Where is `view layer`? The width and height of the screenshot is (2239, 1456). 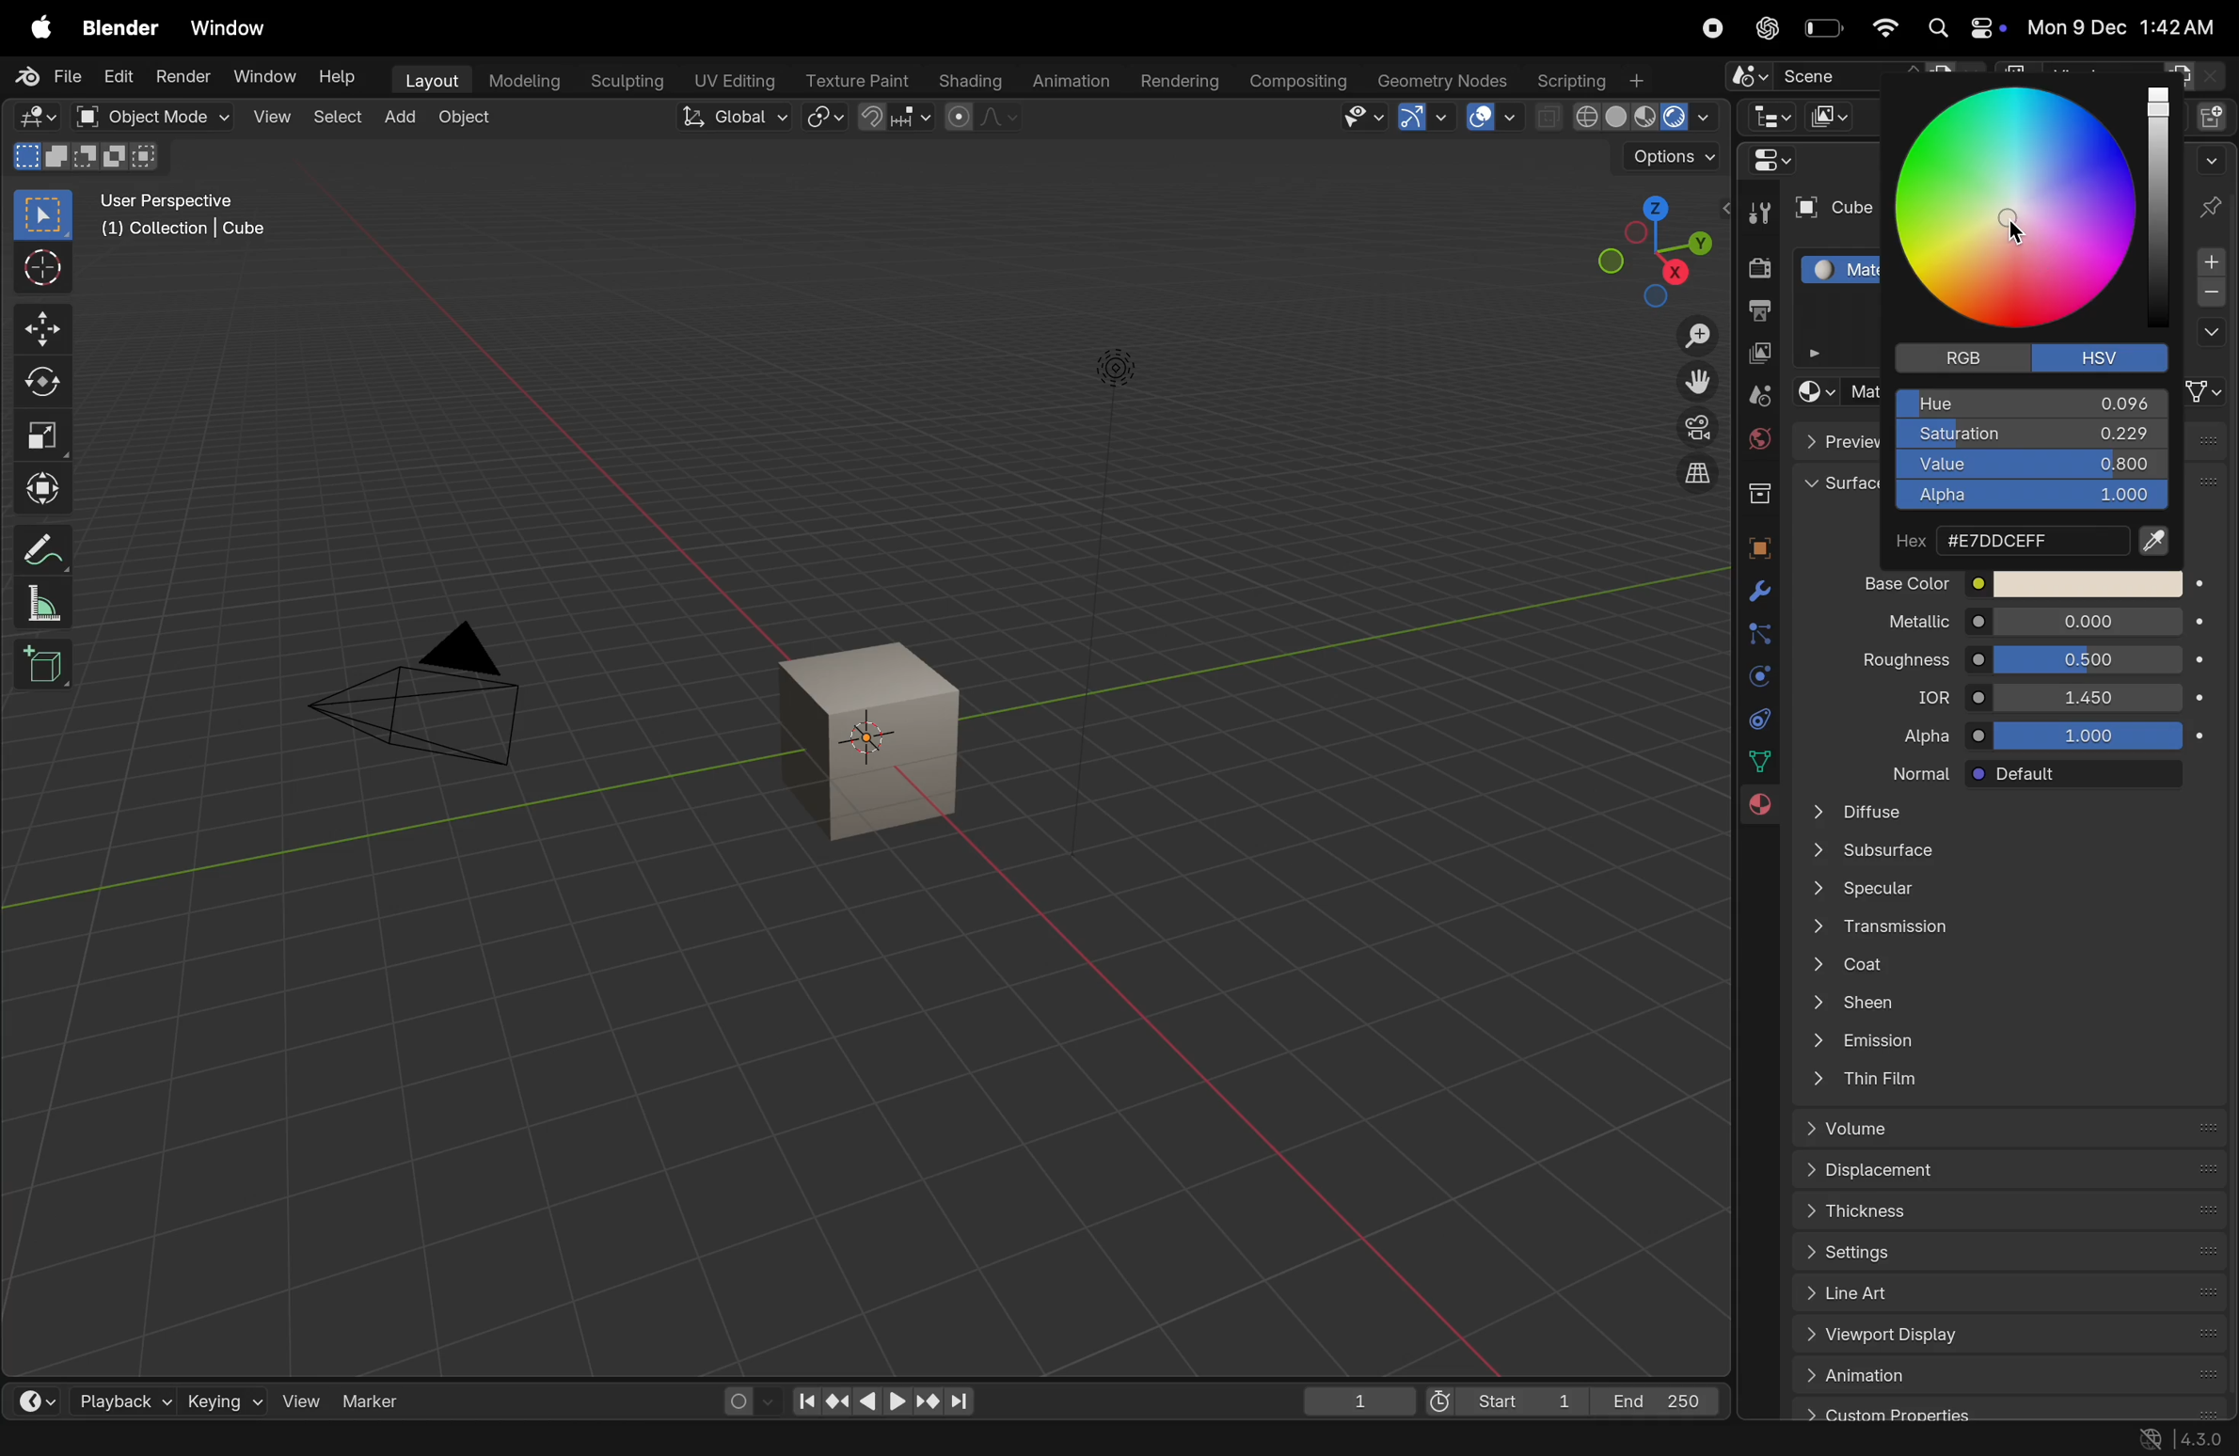
view layer is located at coordinates (1755, 356).